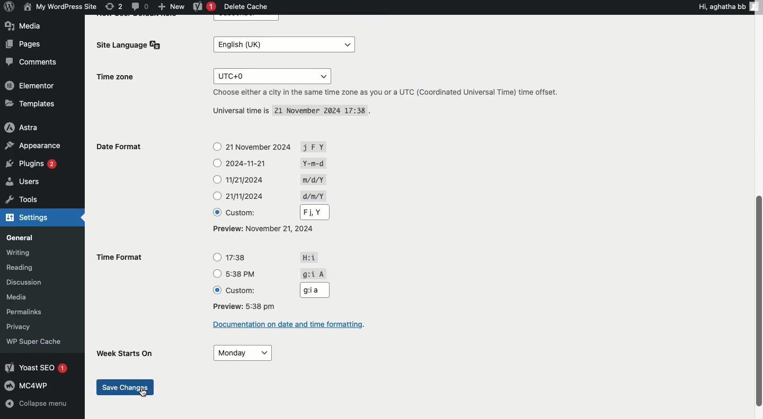 This screenshot has height=419, width=763. Describe the element at coordinates (244, 351) in the screenshot. I see `Monday  ` at that location.